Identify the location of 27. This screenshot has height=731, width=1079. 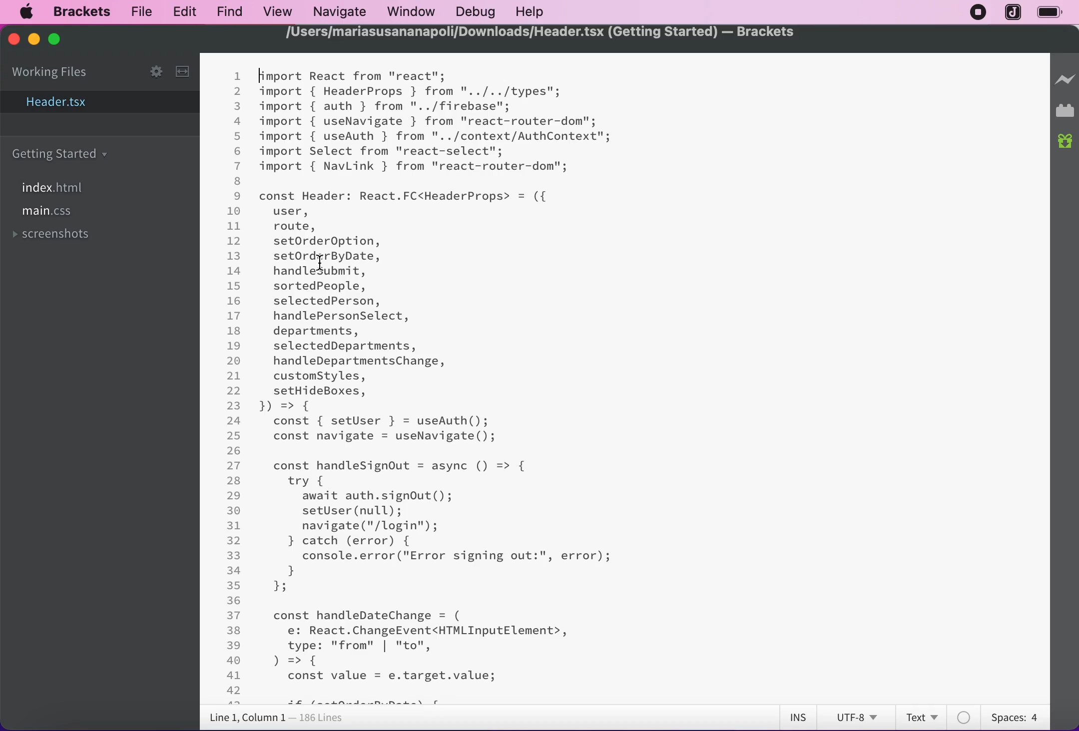
(234, 466).